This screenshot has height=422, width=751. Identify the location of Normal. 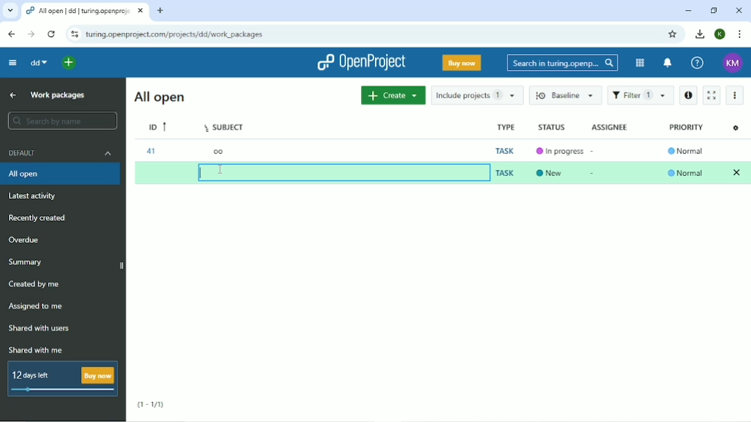
(686, 151).